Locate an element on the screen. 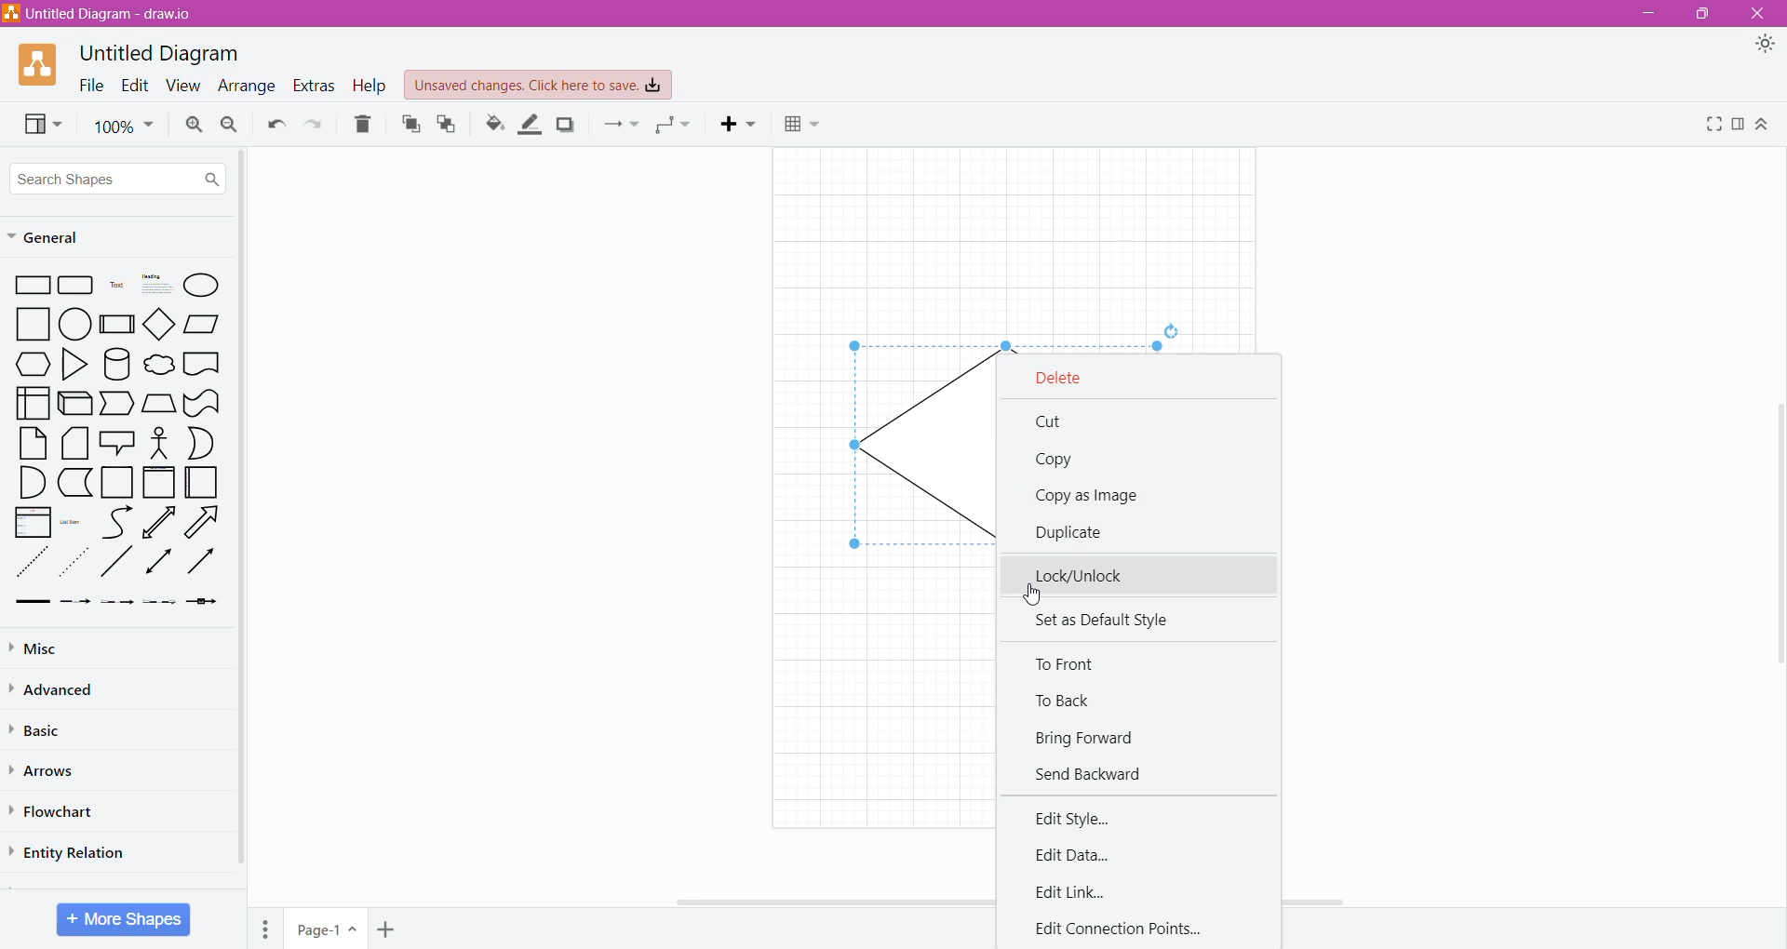 This screenshot has width=1787, height=949. Untitle Diagram is located at coordinates (163, 54).